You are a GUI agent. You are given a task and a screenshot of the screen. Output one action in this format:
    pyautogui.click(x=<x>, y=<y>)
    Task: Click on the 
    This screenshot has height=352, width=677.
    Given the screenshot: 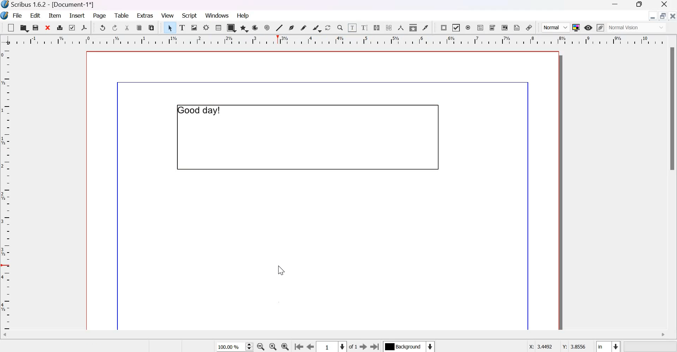 What is the action you would take?
    pyautogui.click(x=340, y=27)
    